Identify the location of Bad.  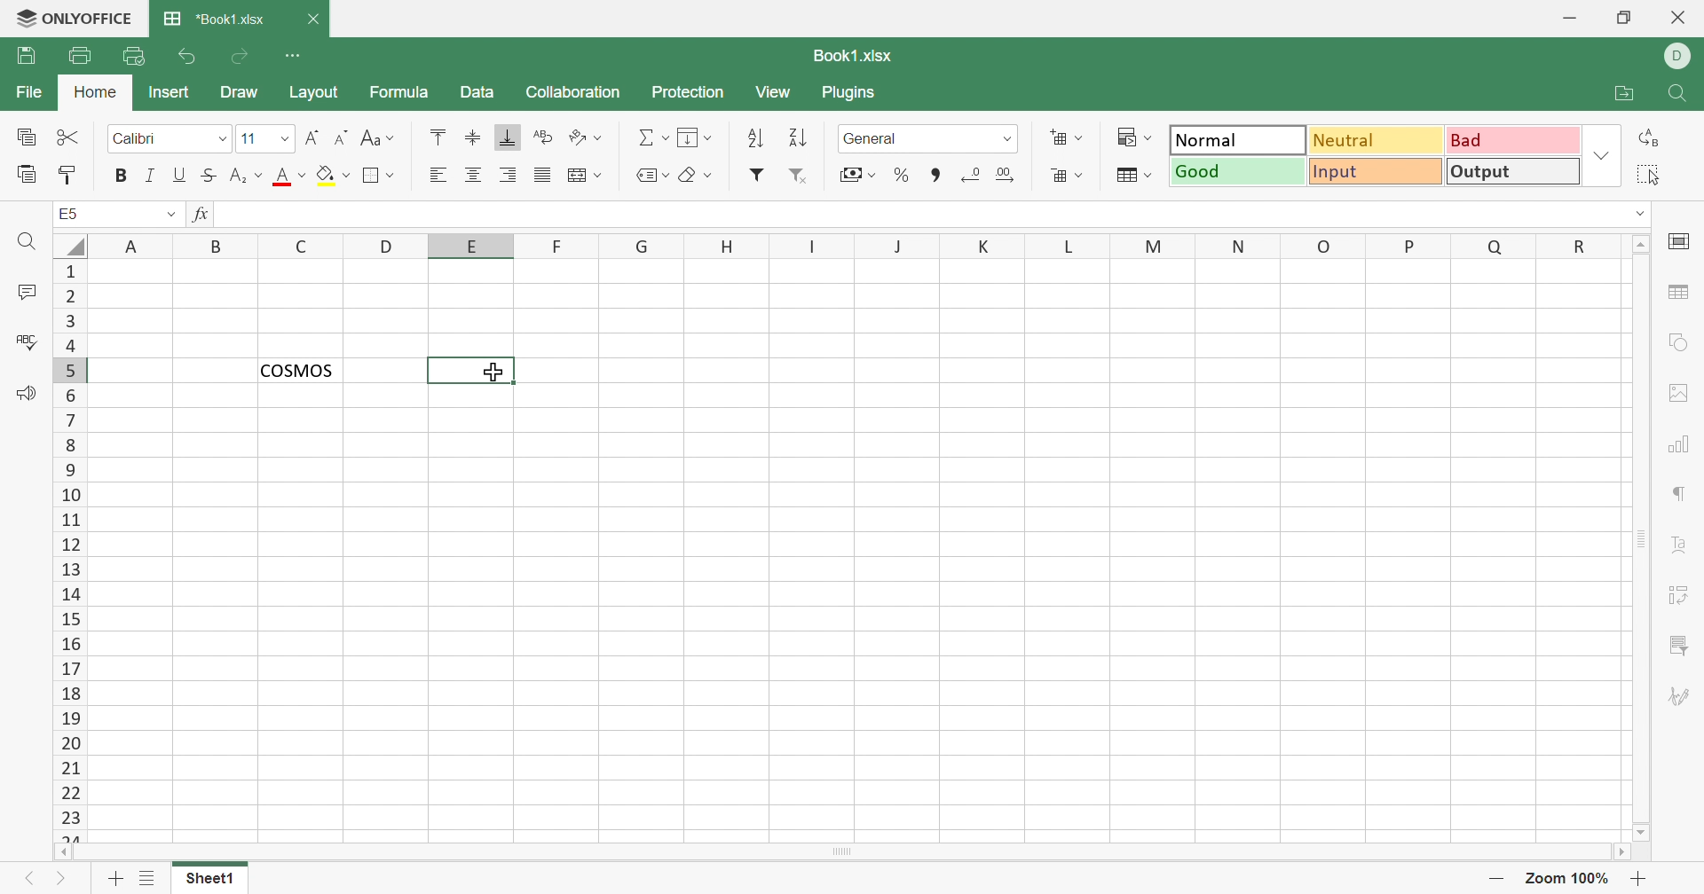
(1512, 140).